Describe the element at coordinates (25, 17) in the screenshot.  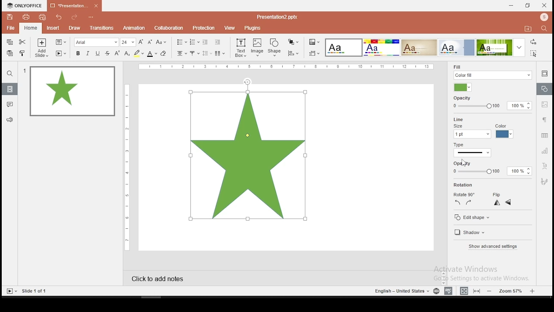
I see `print file` at that location.